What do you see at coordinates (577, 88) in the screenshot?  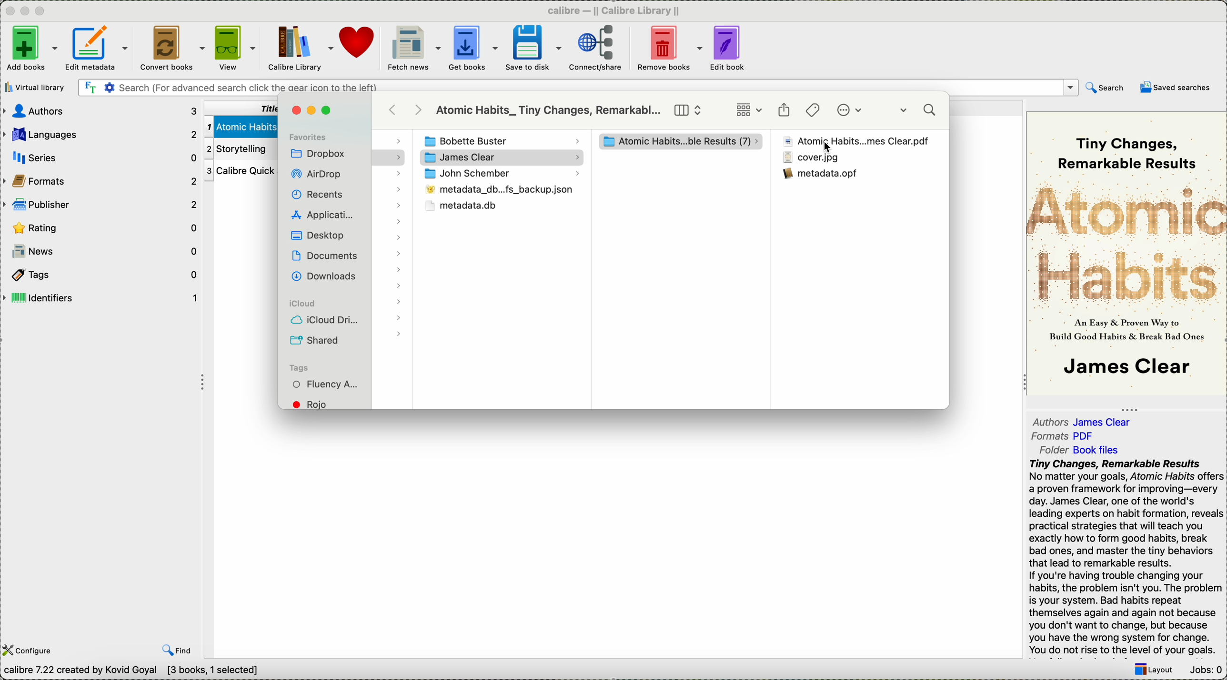 I see `search bar` at bounding box center [577, 88].